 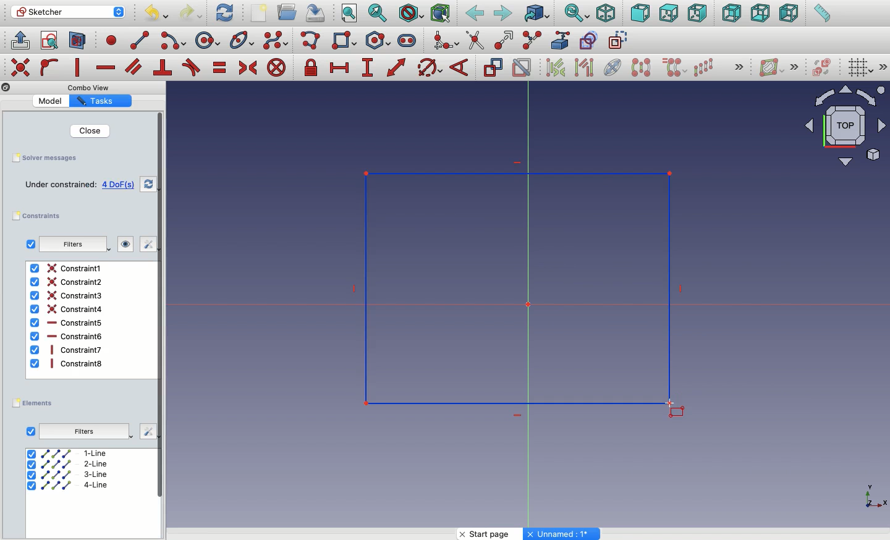 What do you see at coordinates (276, 67) in the screenshot?
I see `constrain block` at bounding box center [276, 67].